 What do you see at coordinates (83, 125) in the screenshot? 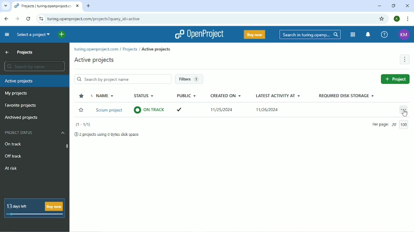
I see `(T-1/1)` at bounding box center [83, 125].